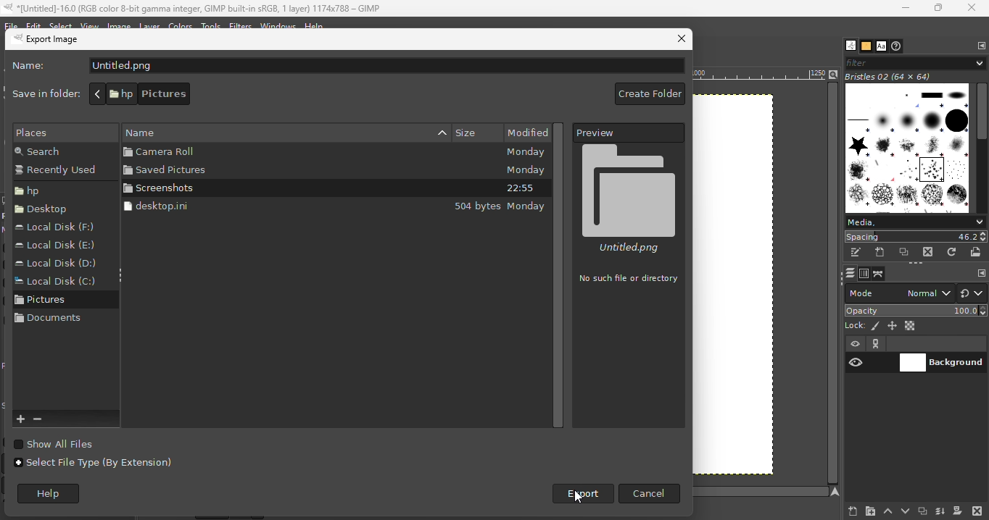  Describe the element at coordinates (120, 93) in the screenshot. I see `hp` at that location.